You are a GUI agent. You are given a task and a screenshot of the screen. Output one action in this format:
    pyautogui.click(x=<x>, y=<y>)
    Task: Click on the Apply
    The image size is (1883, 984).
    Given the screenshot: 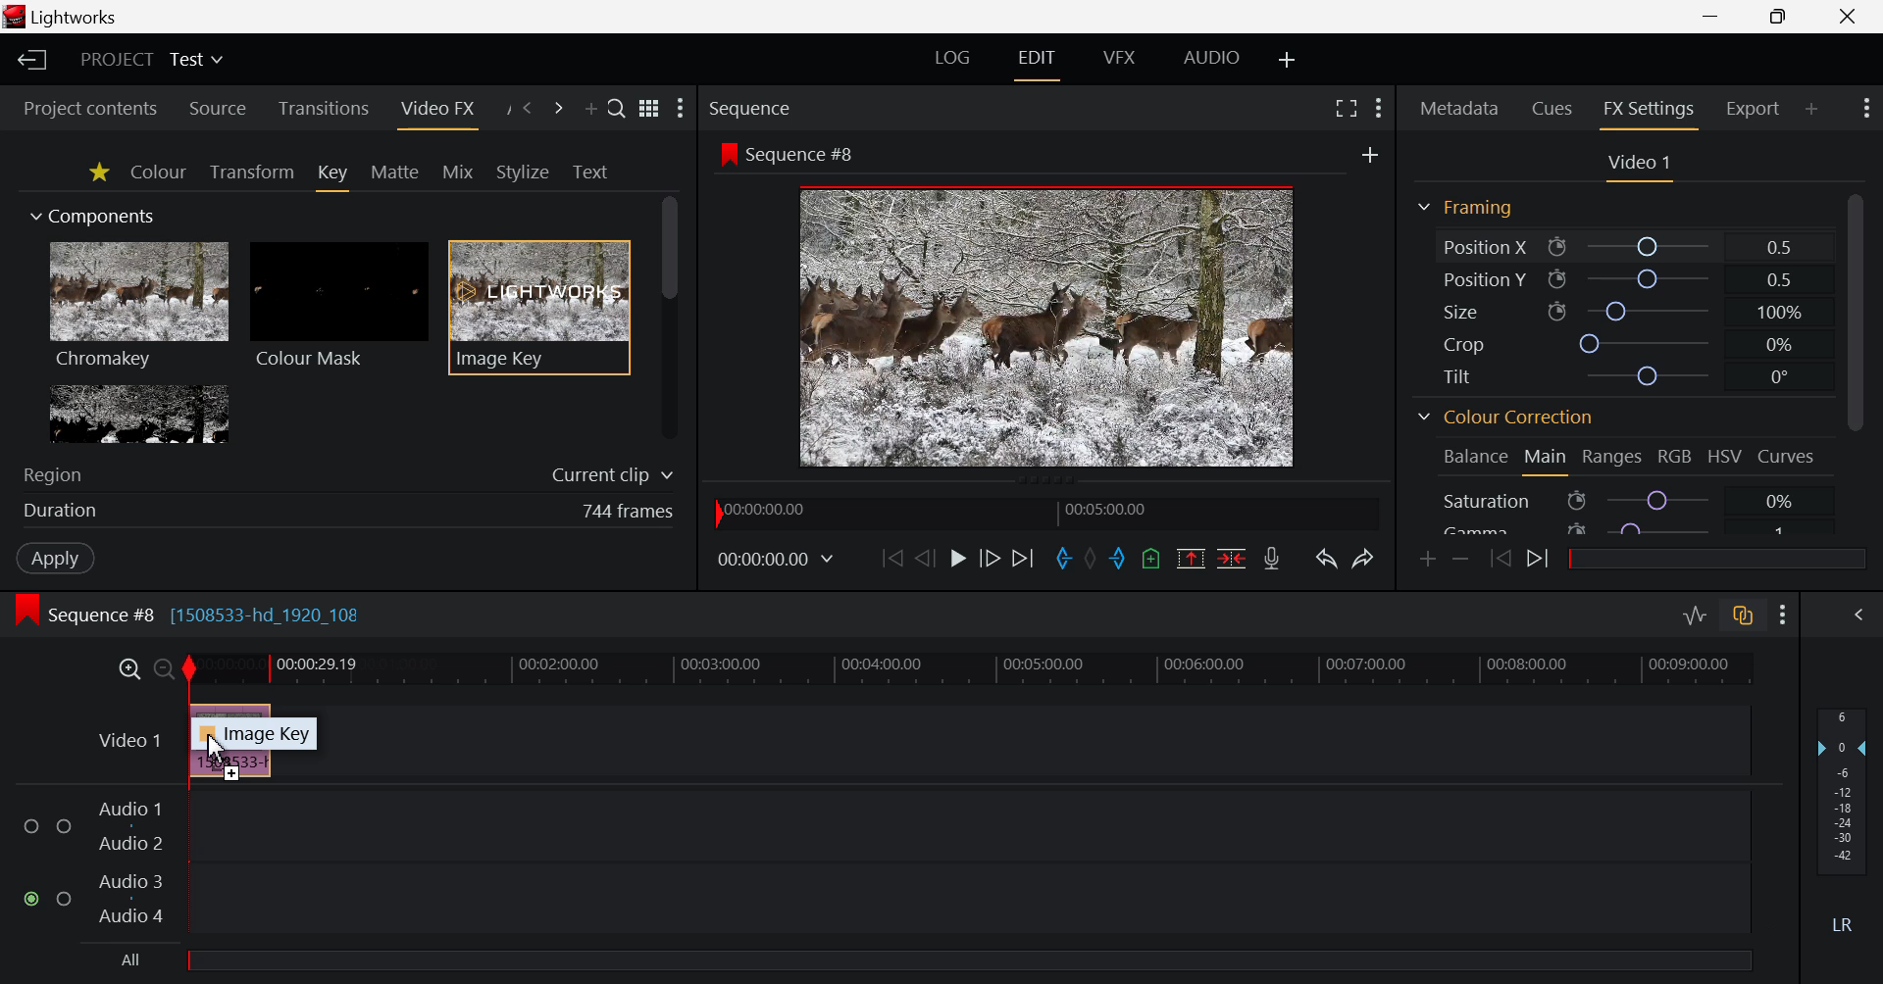 What is the action you would take?
    pyautogui.click(x=53, y=559)
    